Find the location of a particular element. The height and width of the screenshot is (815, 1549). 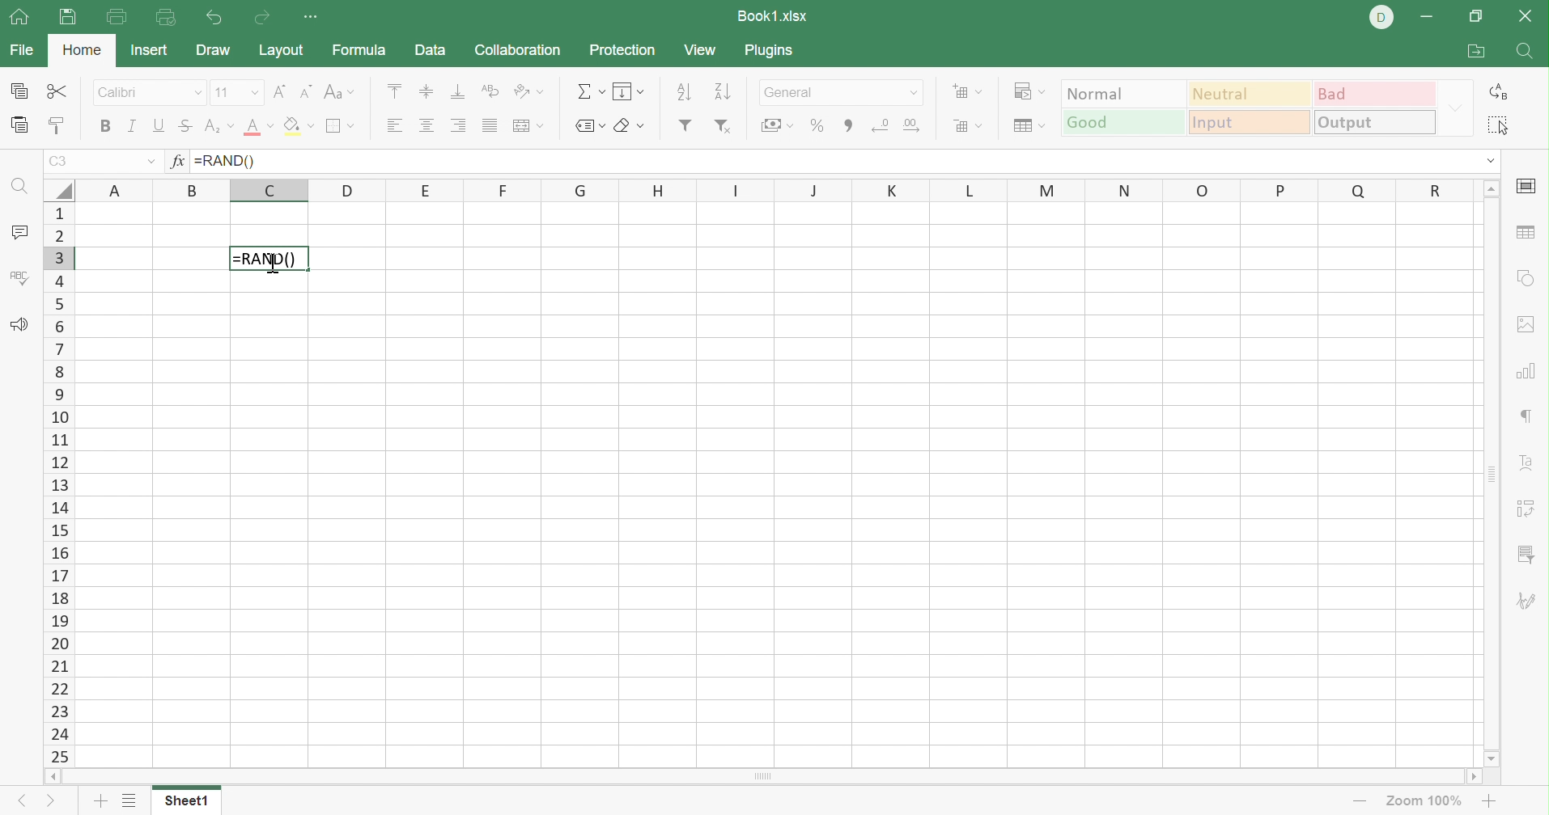

Scroll bar is located at coordinates (1488, 475).